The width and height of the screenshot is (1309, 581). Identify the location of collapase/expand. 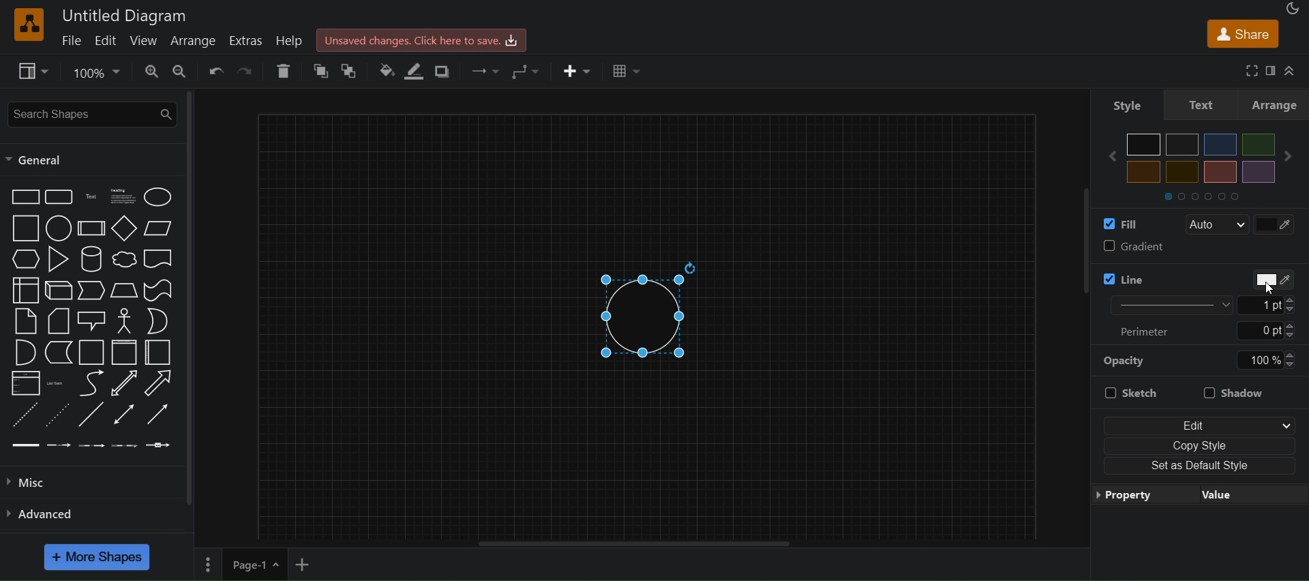
(1293, 70).